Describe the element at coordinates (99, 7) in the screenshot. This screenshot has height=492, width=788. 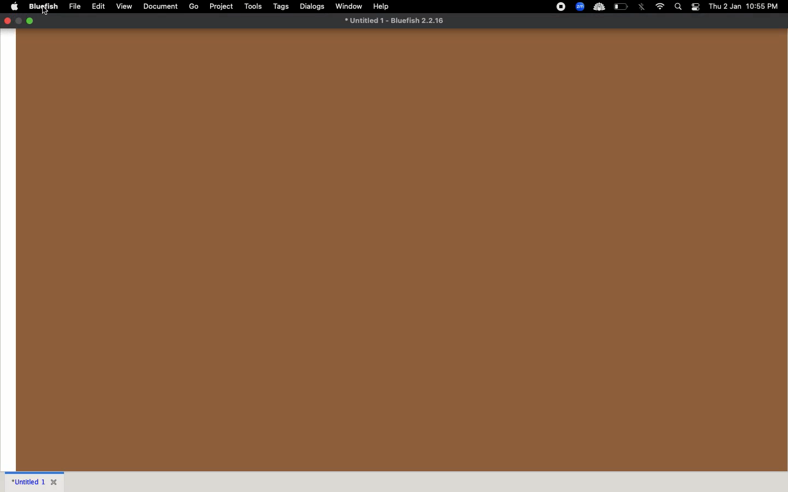
I see `edit` at that location.